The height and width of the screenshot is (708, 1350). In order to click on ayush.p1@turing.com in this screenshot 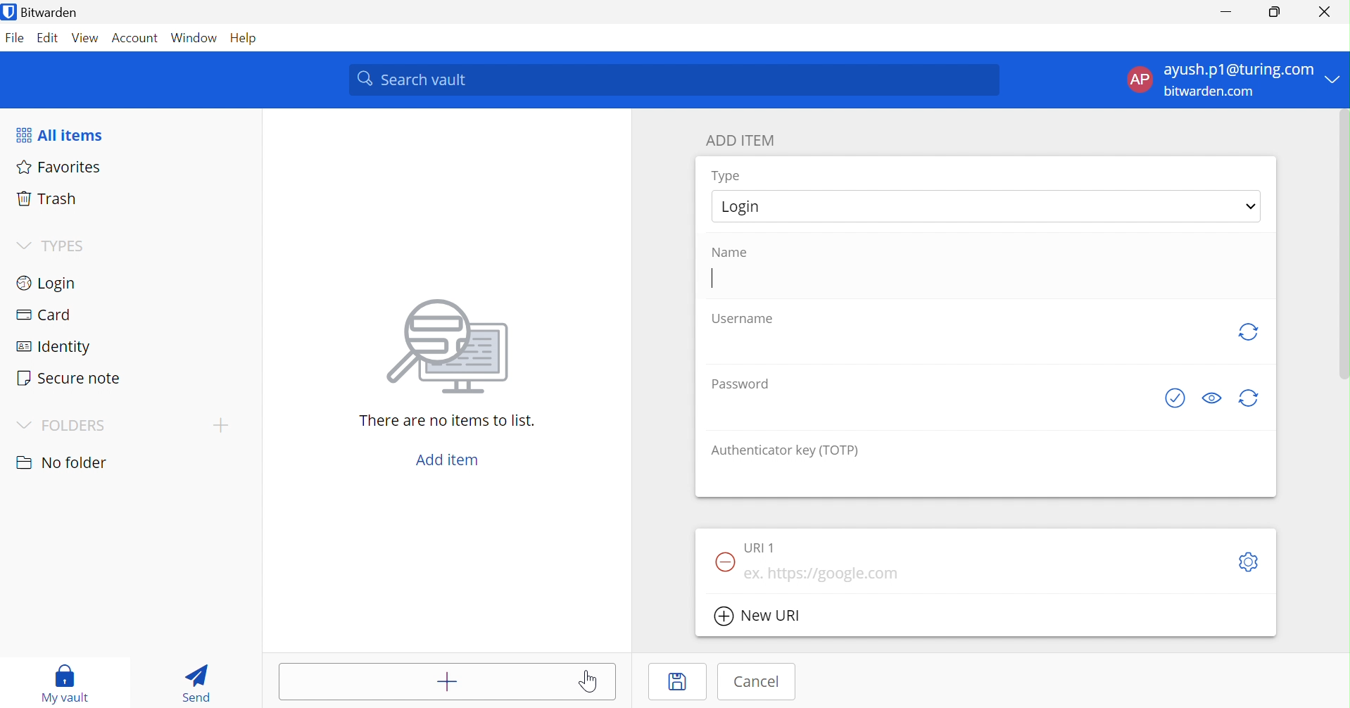, I will do `click(1238, 69)`.